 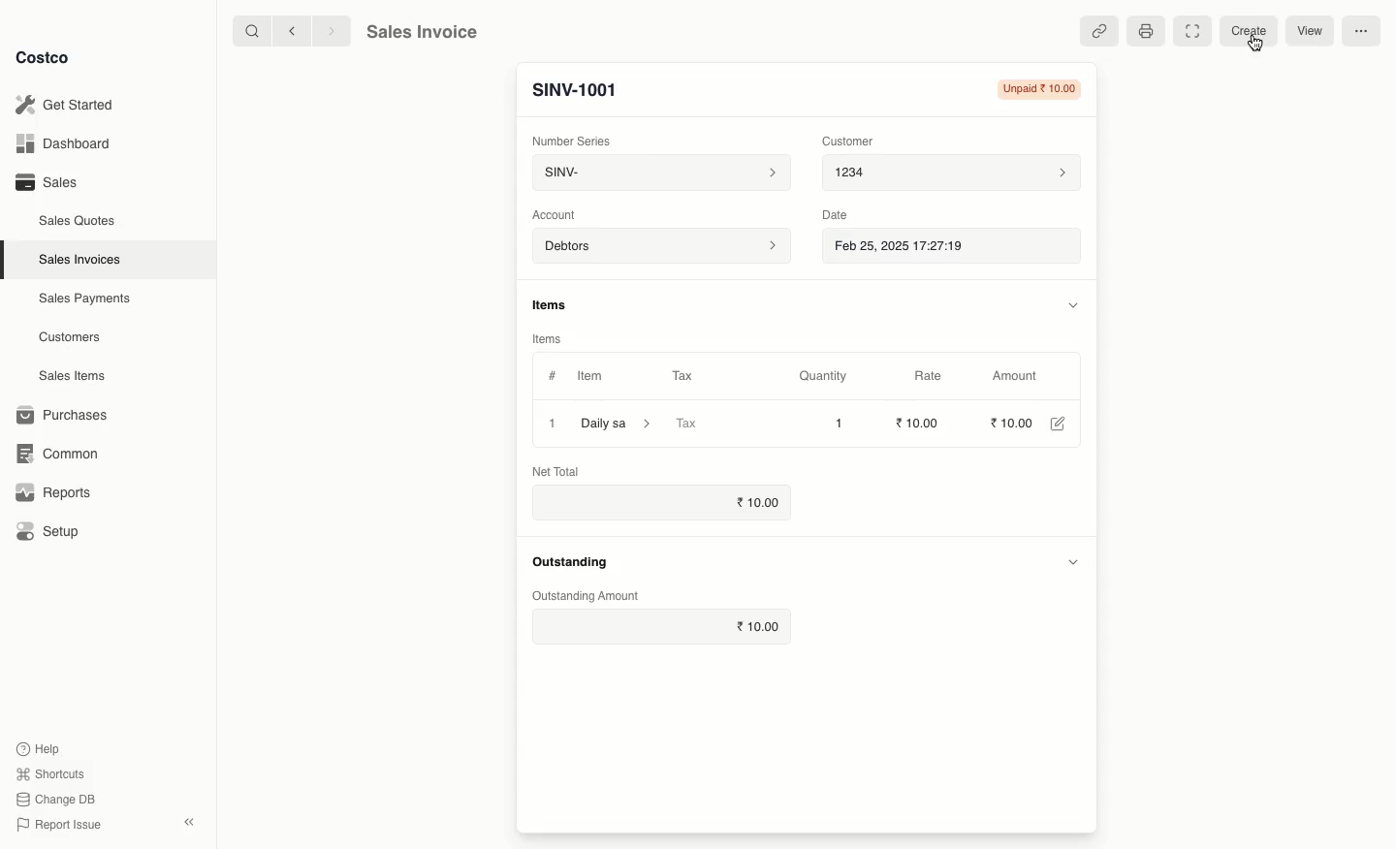 What do you see at coordinates (619, 423) in the screenshot?
I see `Daily sa` at bounding box center [619, 423].